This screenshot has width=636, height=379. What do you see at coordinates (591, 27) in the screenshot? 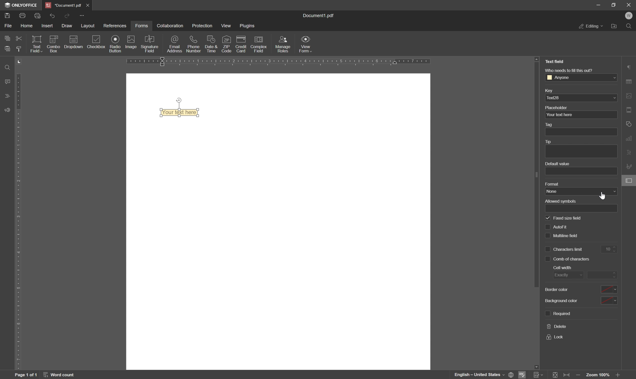
I see `editing` at bounding box center [591, 27].